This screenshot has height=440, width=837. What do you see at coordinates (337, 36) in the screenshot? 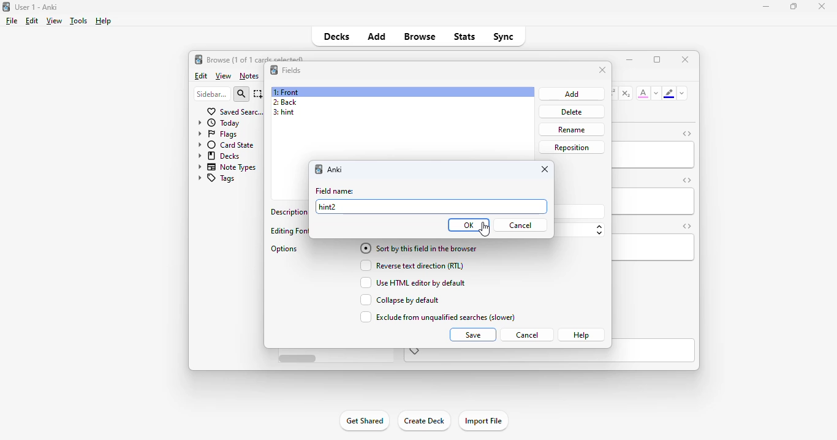
I see `decks` at bounding box center [337, 36].